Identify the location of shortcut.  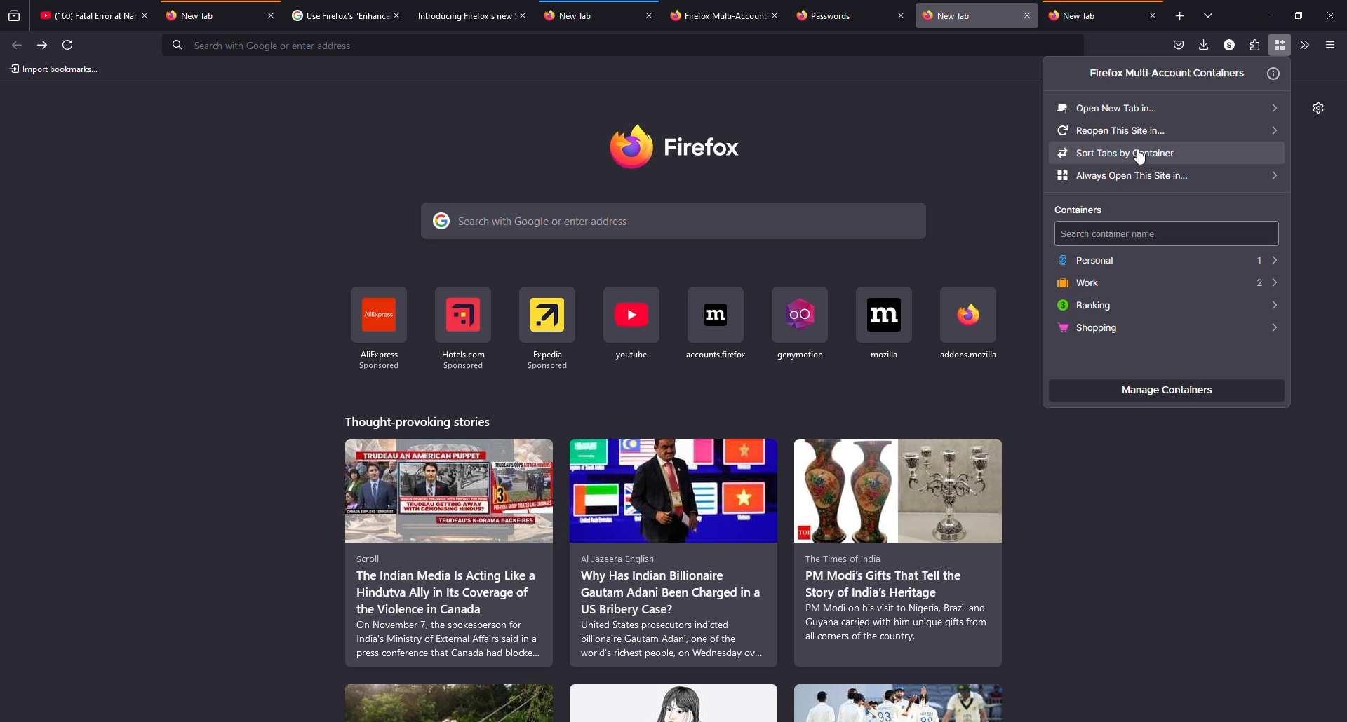
(886, 324).